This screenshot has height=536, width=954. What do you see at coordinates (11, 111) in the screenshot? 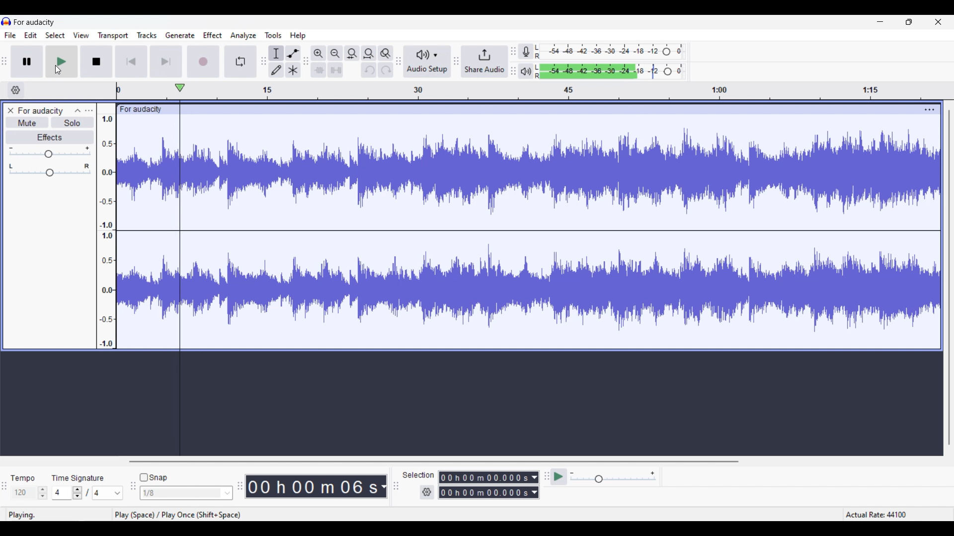
I see `Close track` at bounding box center [11, 111].